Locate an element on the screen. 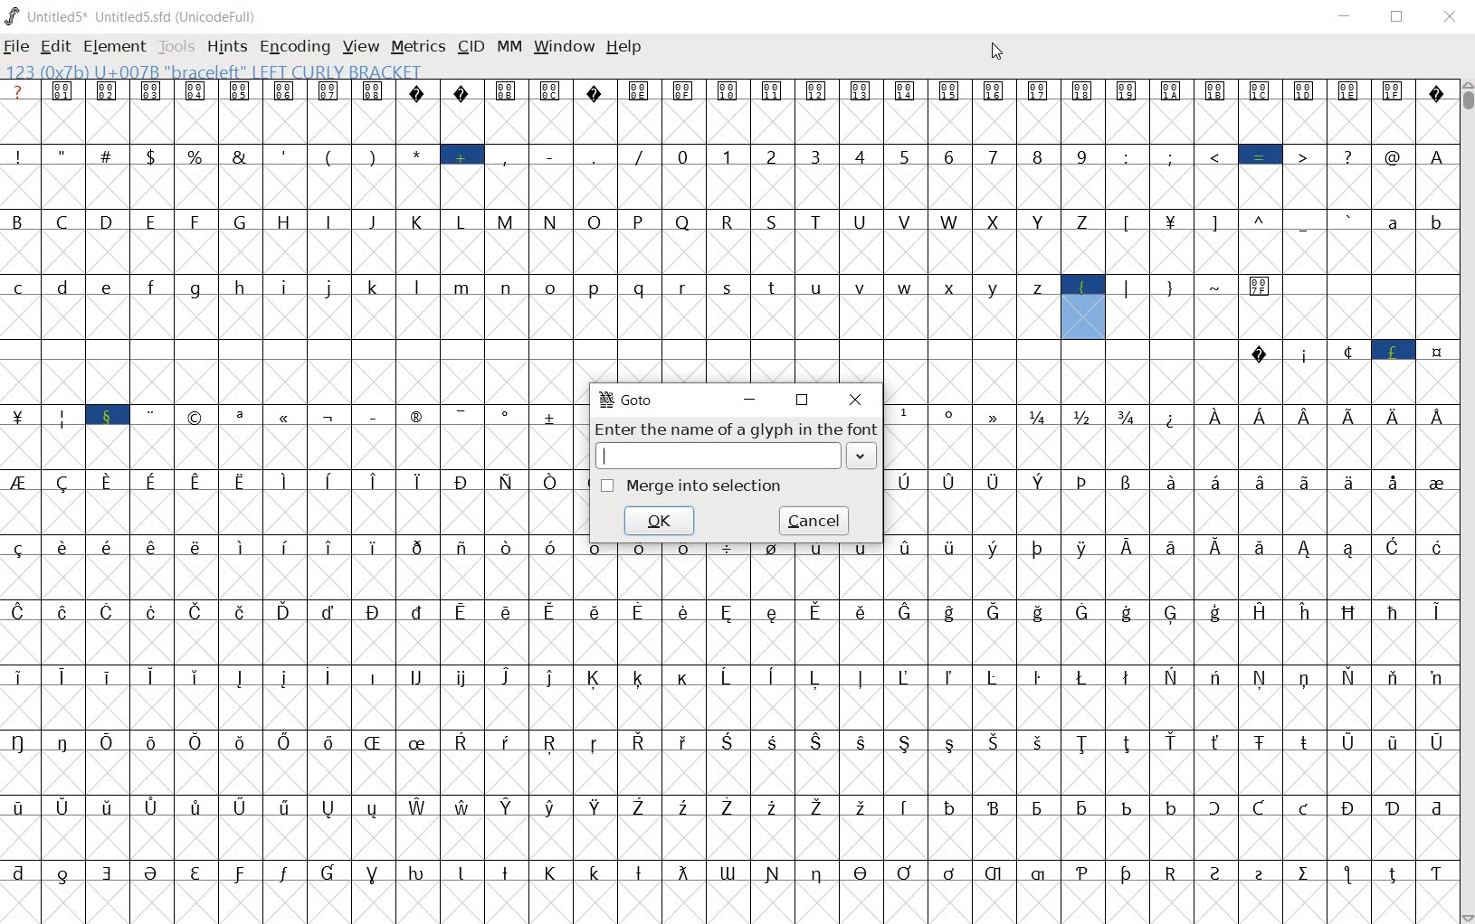 This screenshot has height=924, width=1475. RESTORE DOWN is located at coordinates (804, 401).